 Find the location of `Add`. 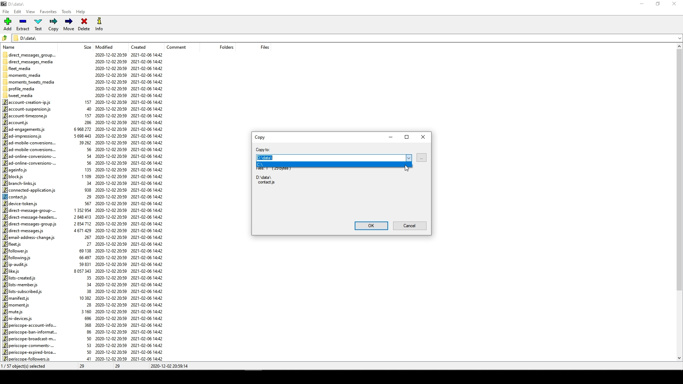

Add is located at coordinates (9, 24).